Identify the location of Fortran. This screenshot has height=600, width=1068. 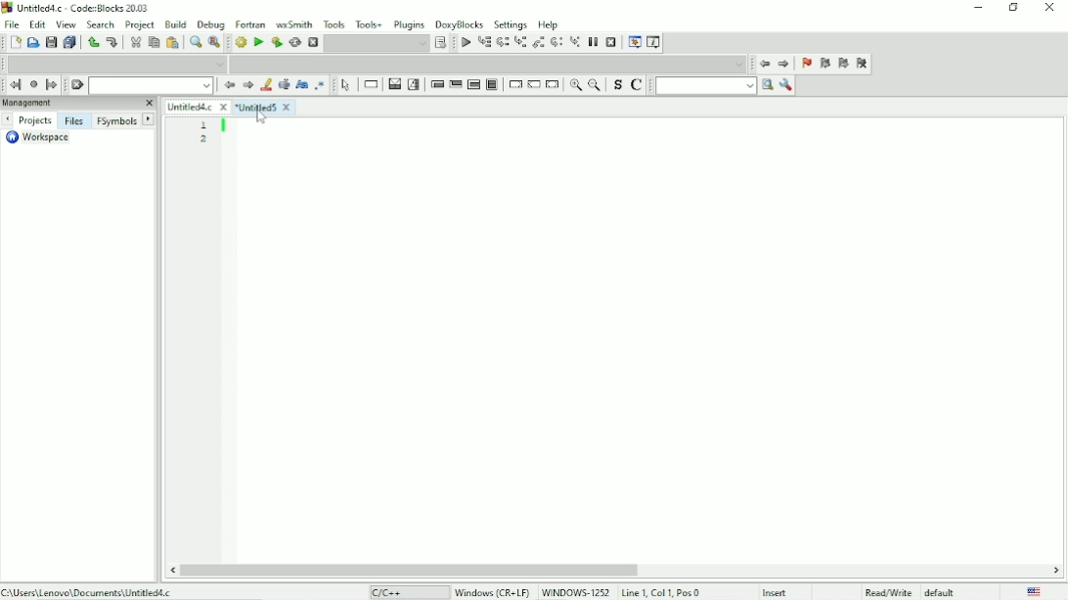
(250, 25).